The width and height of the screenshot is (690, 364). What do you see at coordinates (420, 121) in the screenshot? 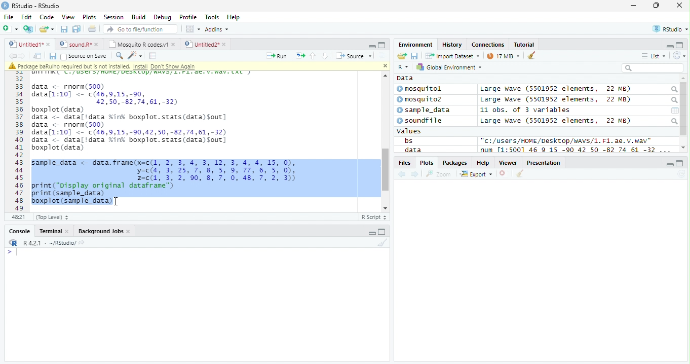
I see `soundfile` at bounding box center [420, 121].